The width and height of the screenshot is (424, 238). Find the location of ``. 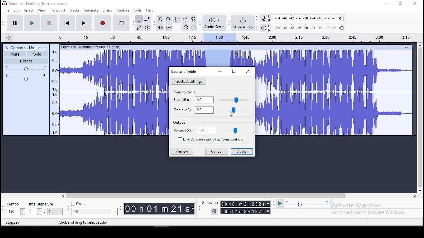

 is located at coordinates (154, 23).